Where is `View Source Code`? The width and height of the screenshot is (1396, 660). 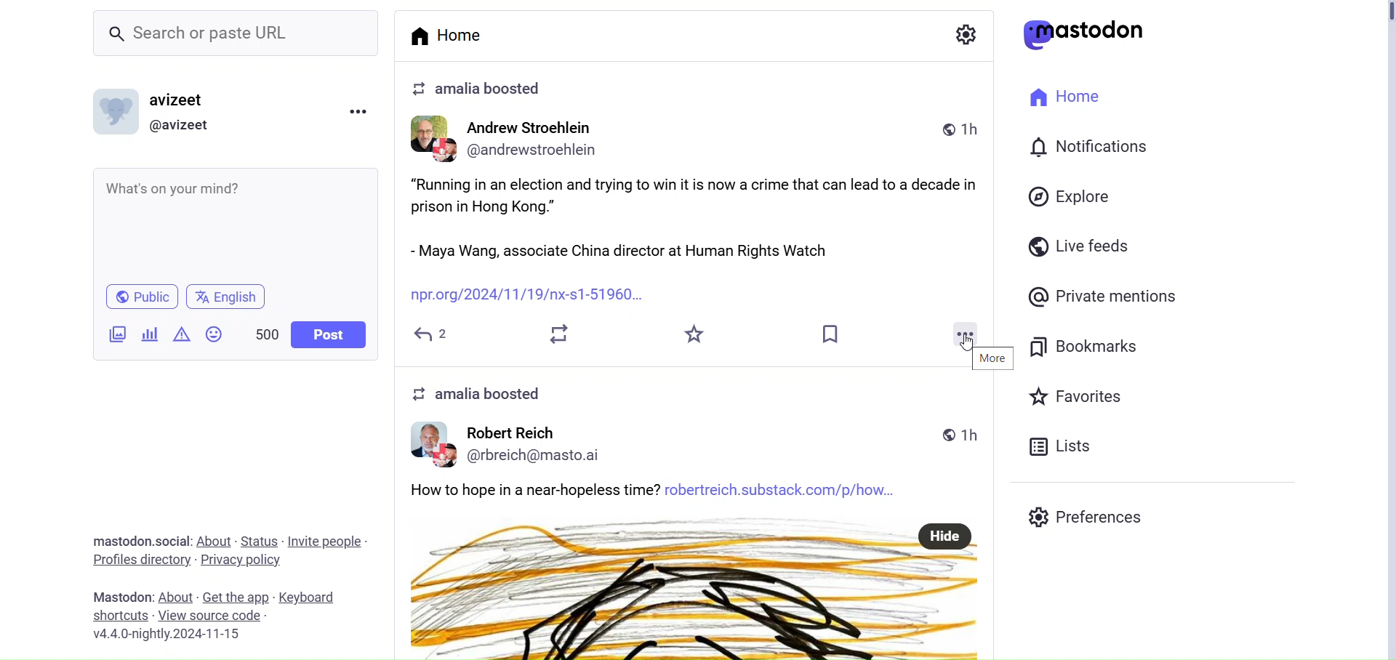
View Source Code is located at coordinates (211, 616).